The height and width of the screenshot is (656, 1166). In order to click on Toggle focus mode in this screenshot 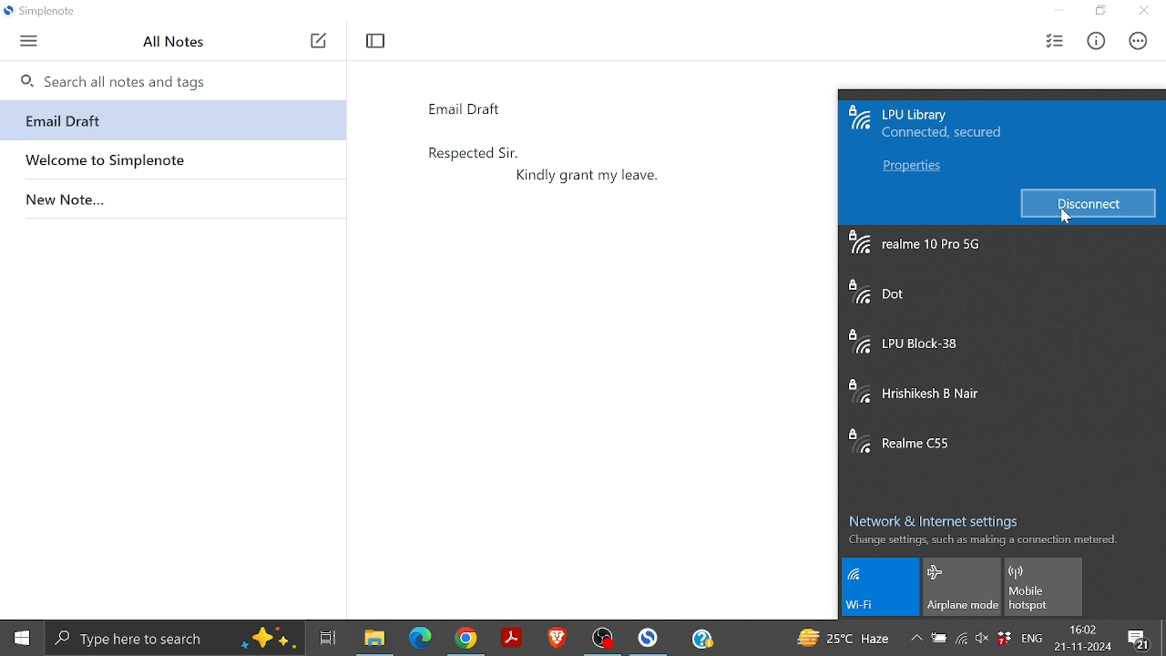, I will do `click(377, 41)`.